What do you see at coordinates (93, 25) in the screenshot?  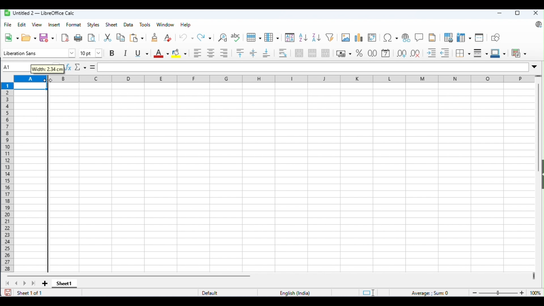 I see `styles` at bounding box center [93, 25].